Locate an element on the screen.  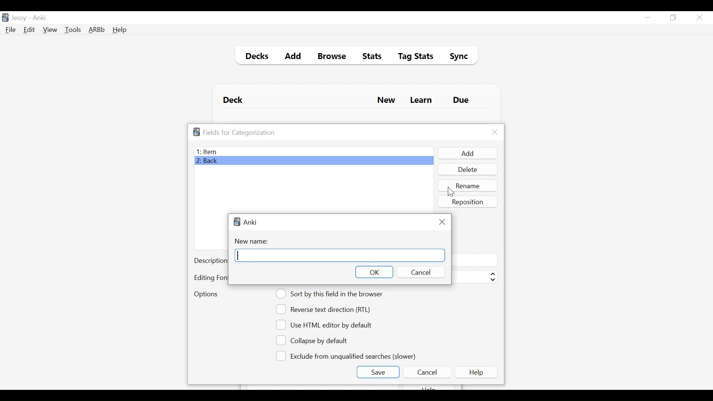
Due is located at coordinates (462, 100).